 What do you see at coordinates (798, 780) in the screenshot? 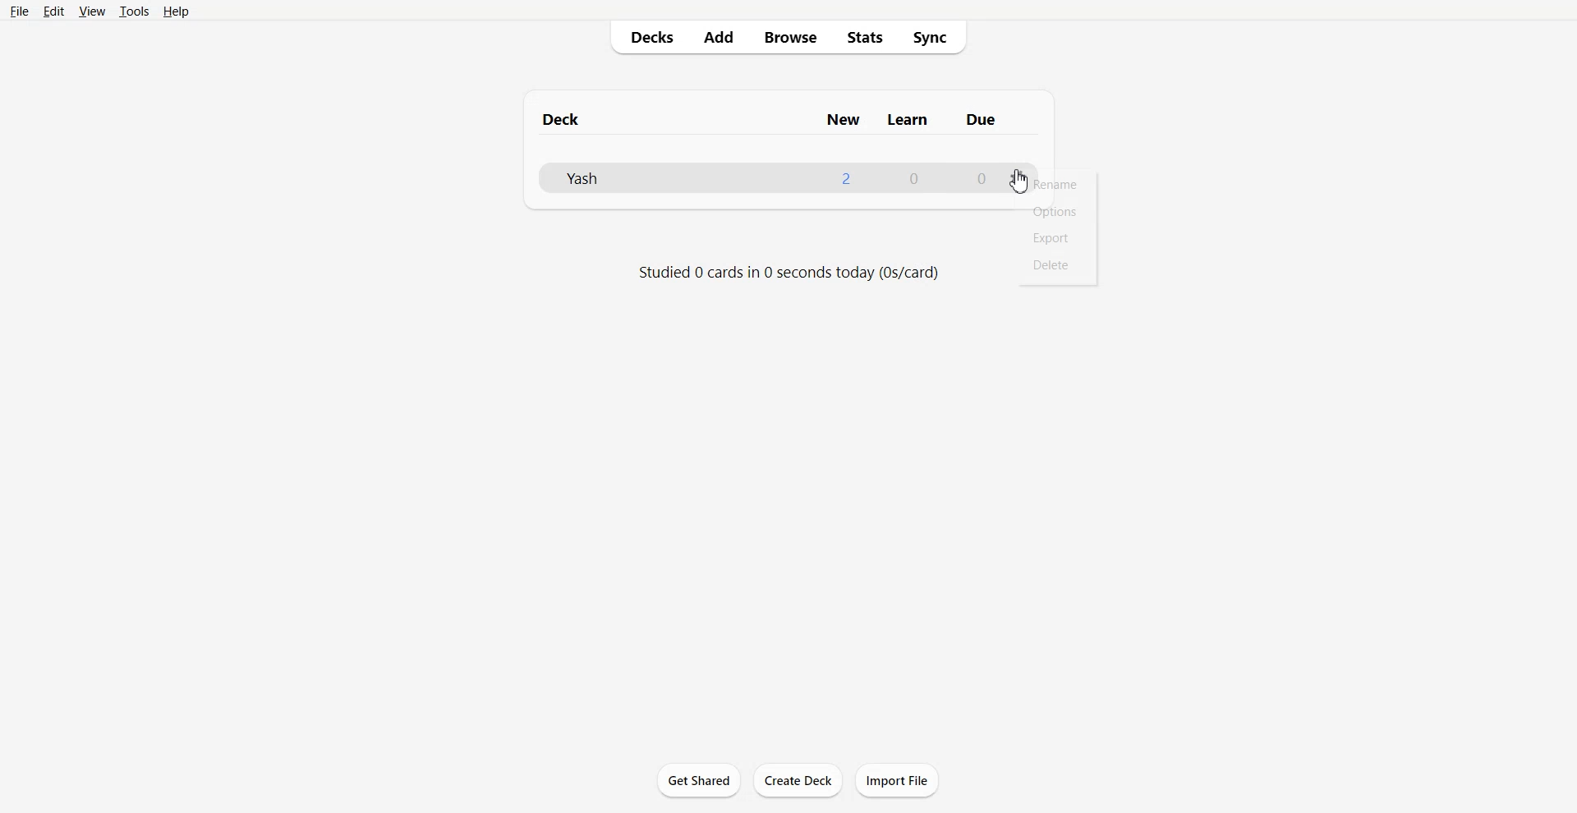
I see `Create Deck` at bounding box center [798, 780].